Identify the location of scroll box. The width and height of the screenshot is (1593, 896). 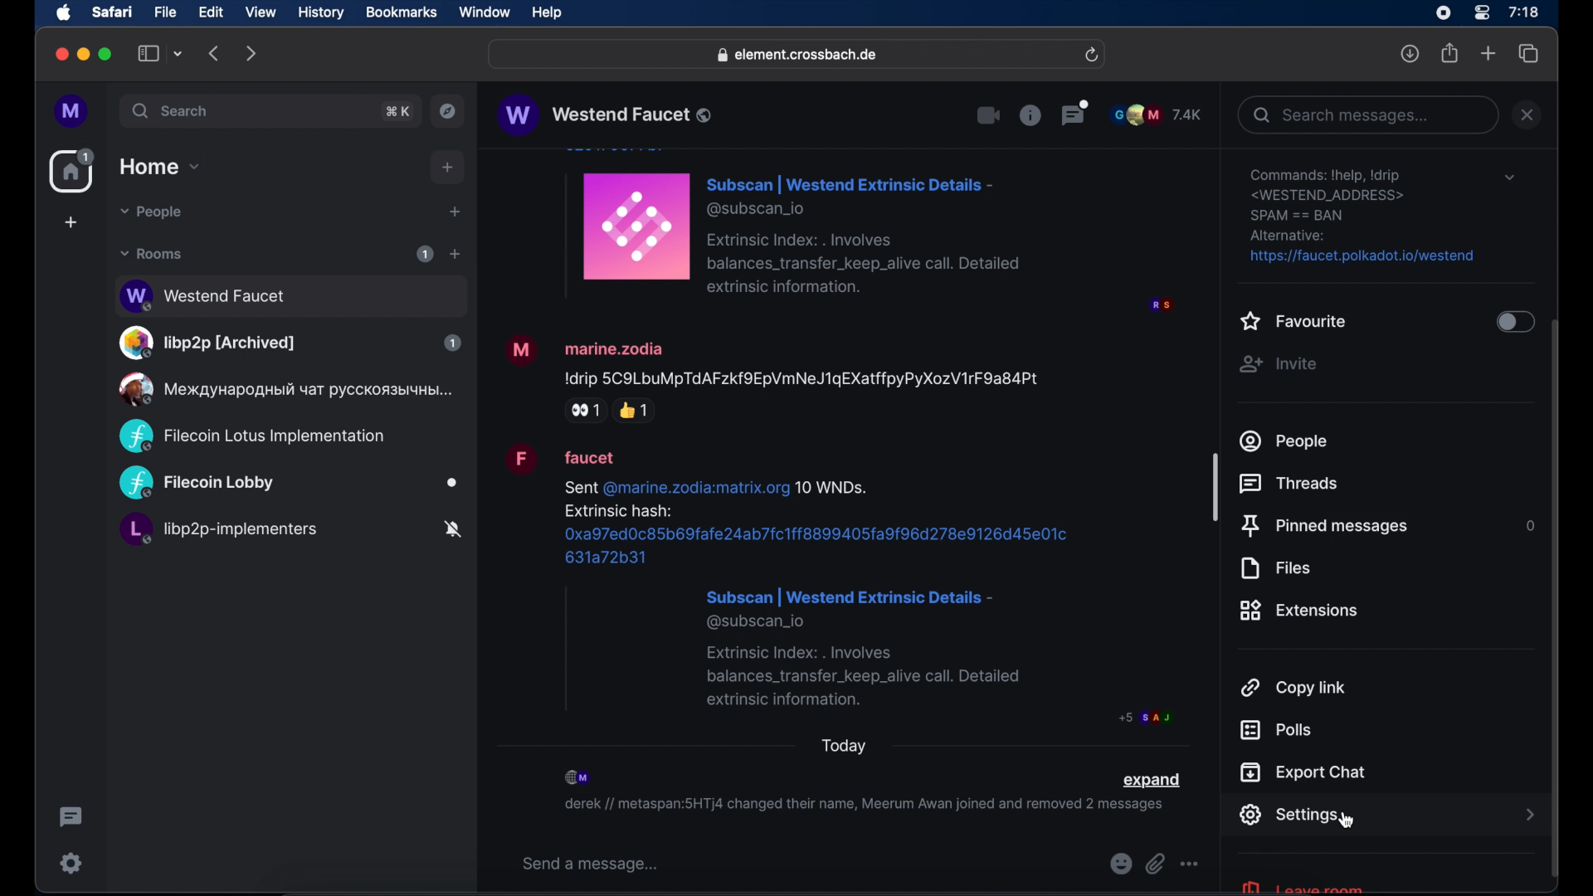
(1215, 486).